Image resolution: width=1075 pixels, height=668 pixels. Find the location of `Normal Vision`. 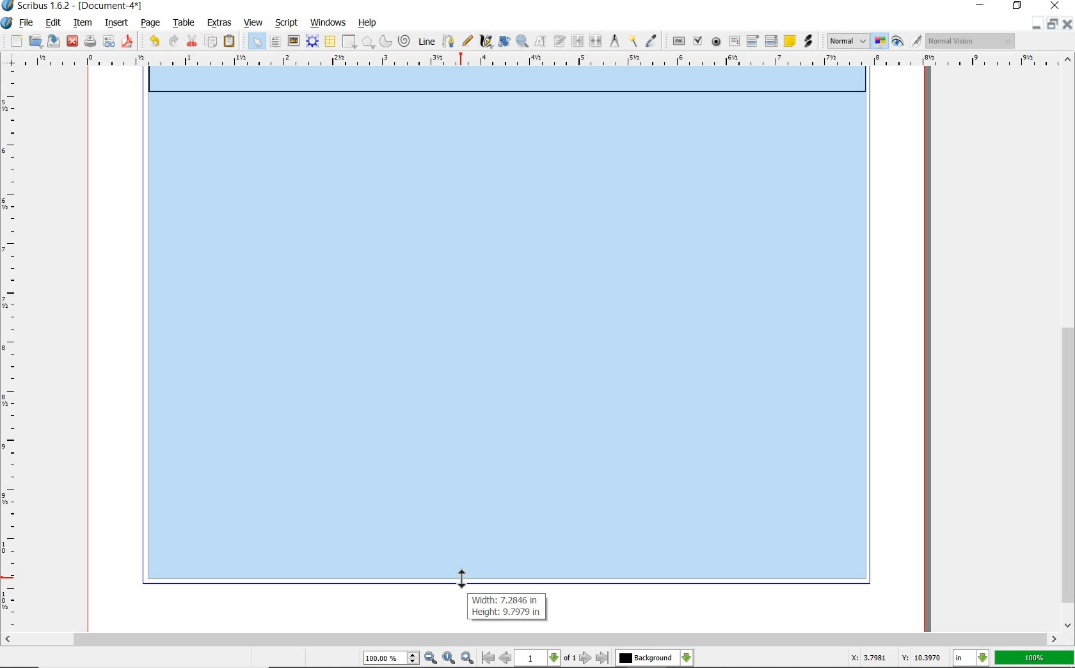

Normal Vision is located at coordinates (970, 40).